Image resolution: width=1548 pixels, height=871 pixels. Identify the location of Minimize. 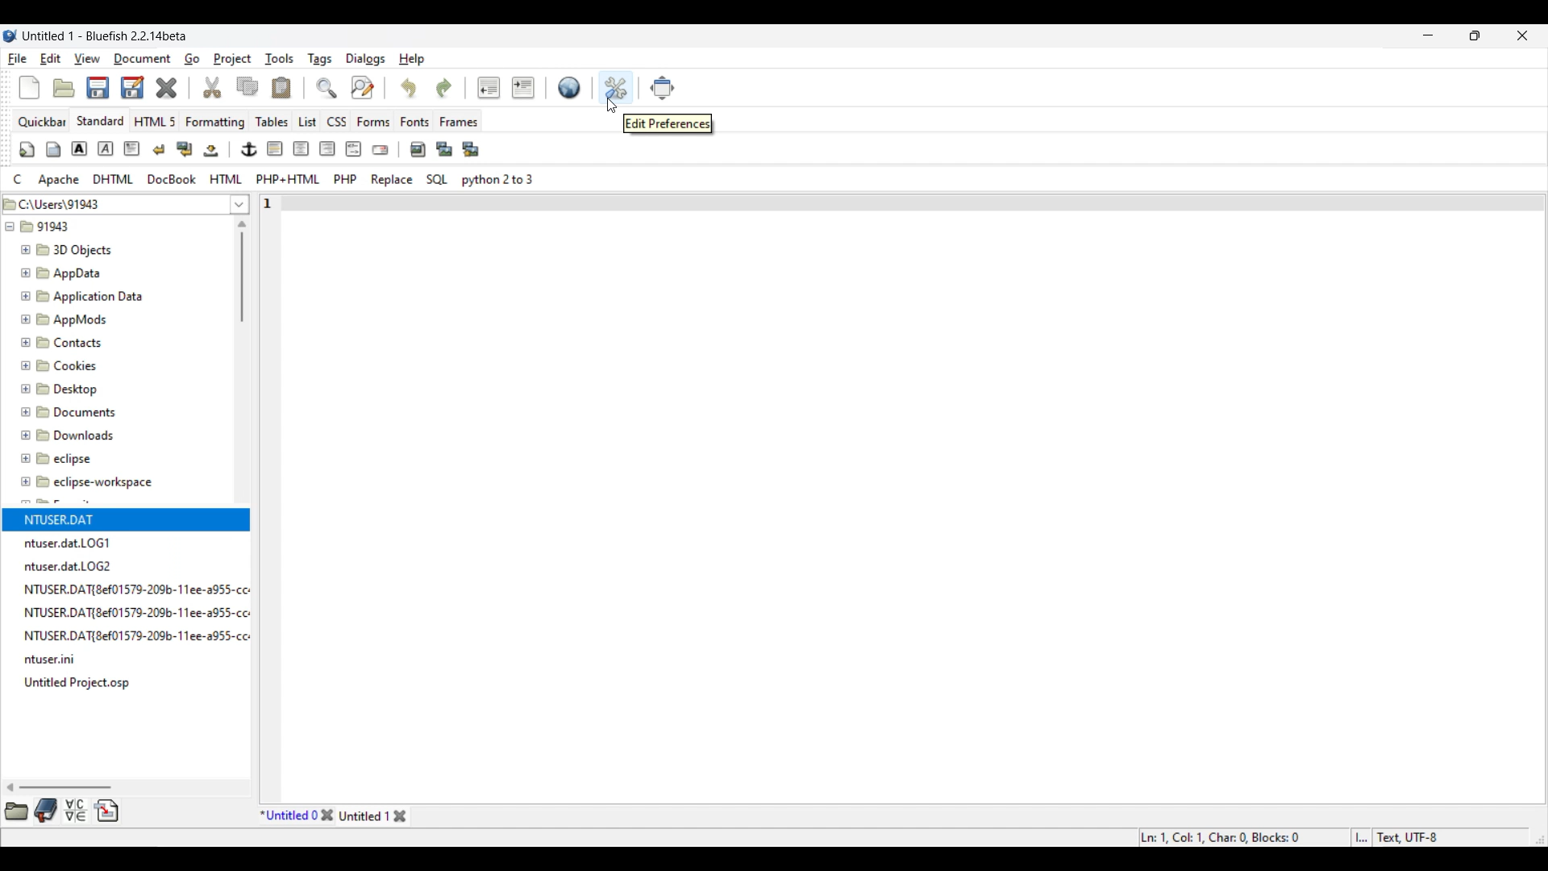
(1429, 35).